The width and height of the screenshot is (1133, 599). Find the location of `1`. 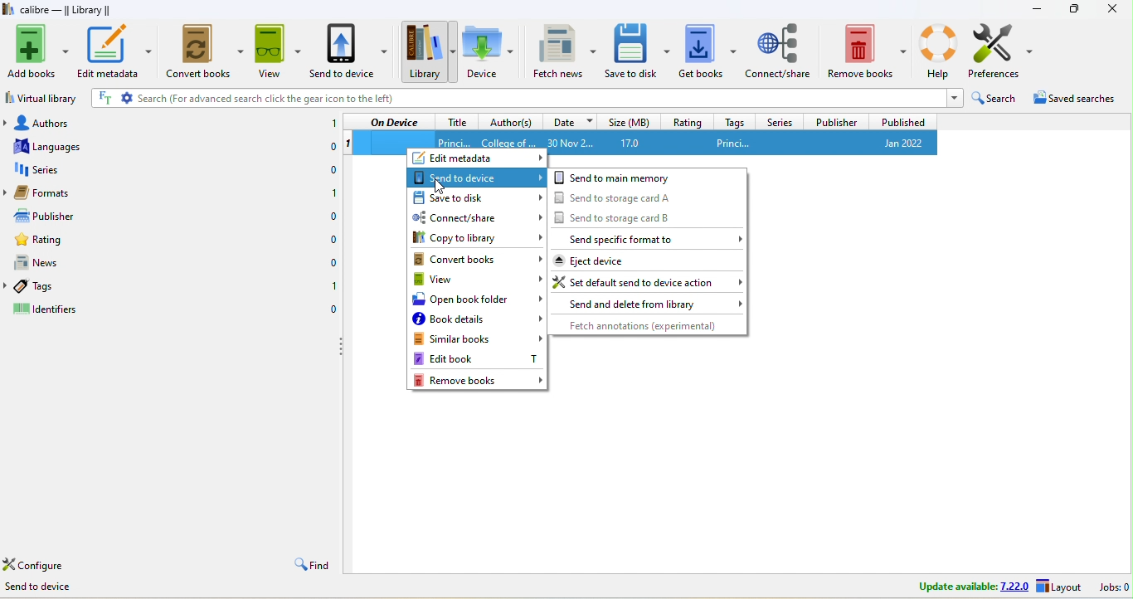

1 is located at coordinates (331, 124).